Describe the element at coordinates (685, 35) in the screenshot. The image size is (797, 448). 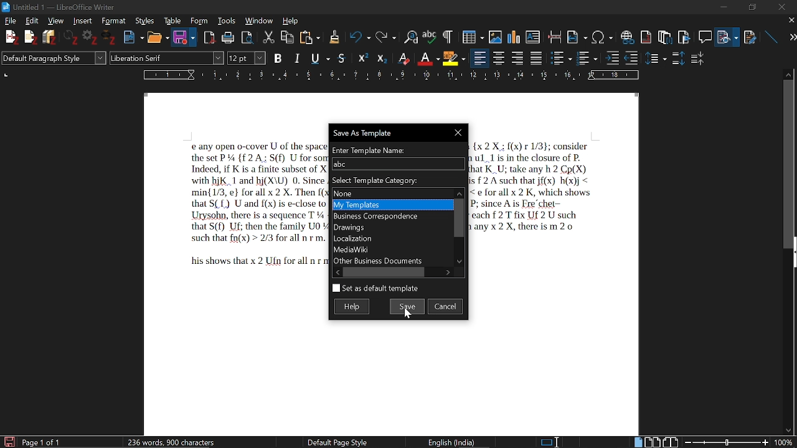
I see `insert bookmark` at that location.